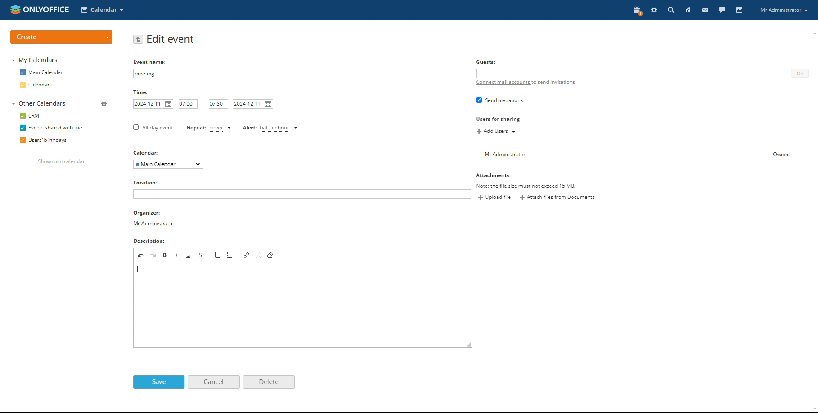 The height and width of the screenshot is (413, 818). What do you see at coordinates (497, 120) in the screenshot?
I see `Users for sharing` at bounding box center [497, 120].